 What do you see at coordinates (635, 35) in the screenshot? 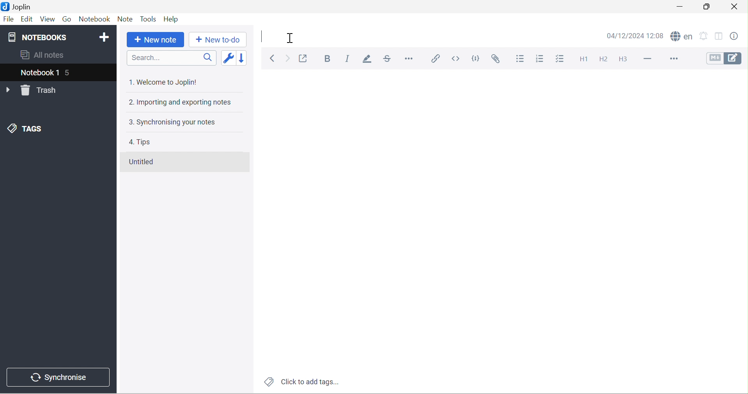
I see `04/12/2024 12:08` at bounding box center [635, 35].